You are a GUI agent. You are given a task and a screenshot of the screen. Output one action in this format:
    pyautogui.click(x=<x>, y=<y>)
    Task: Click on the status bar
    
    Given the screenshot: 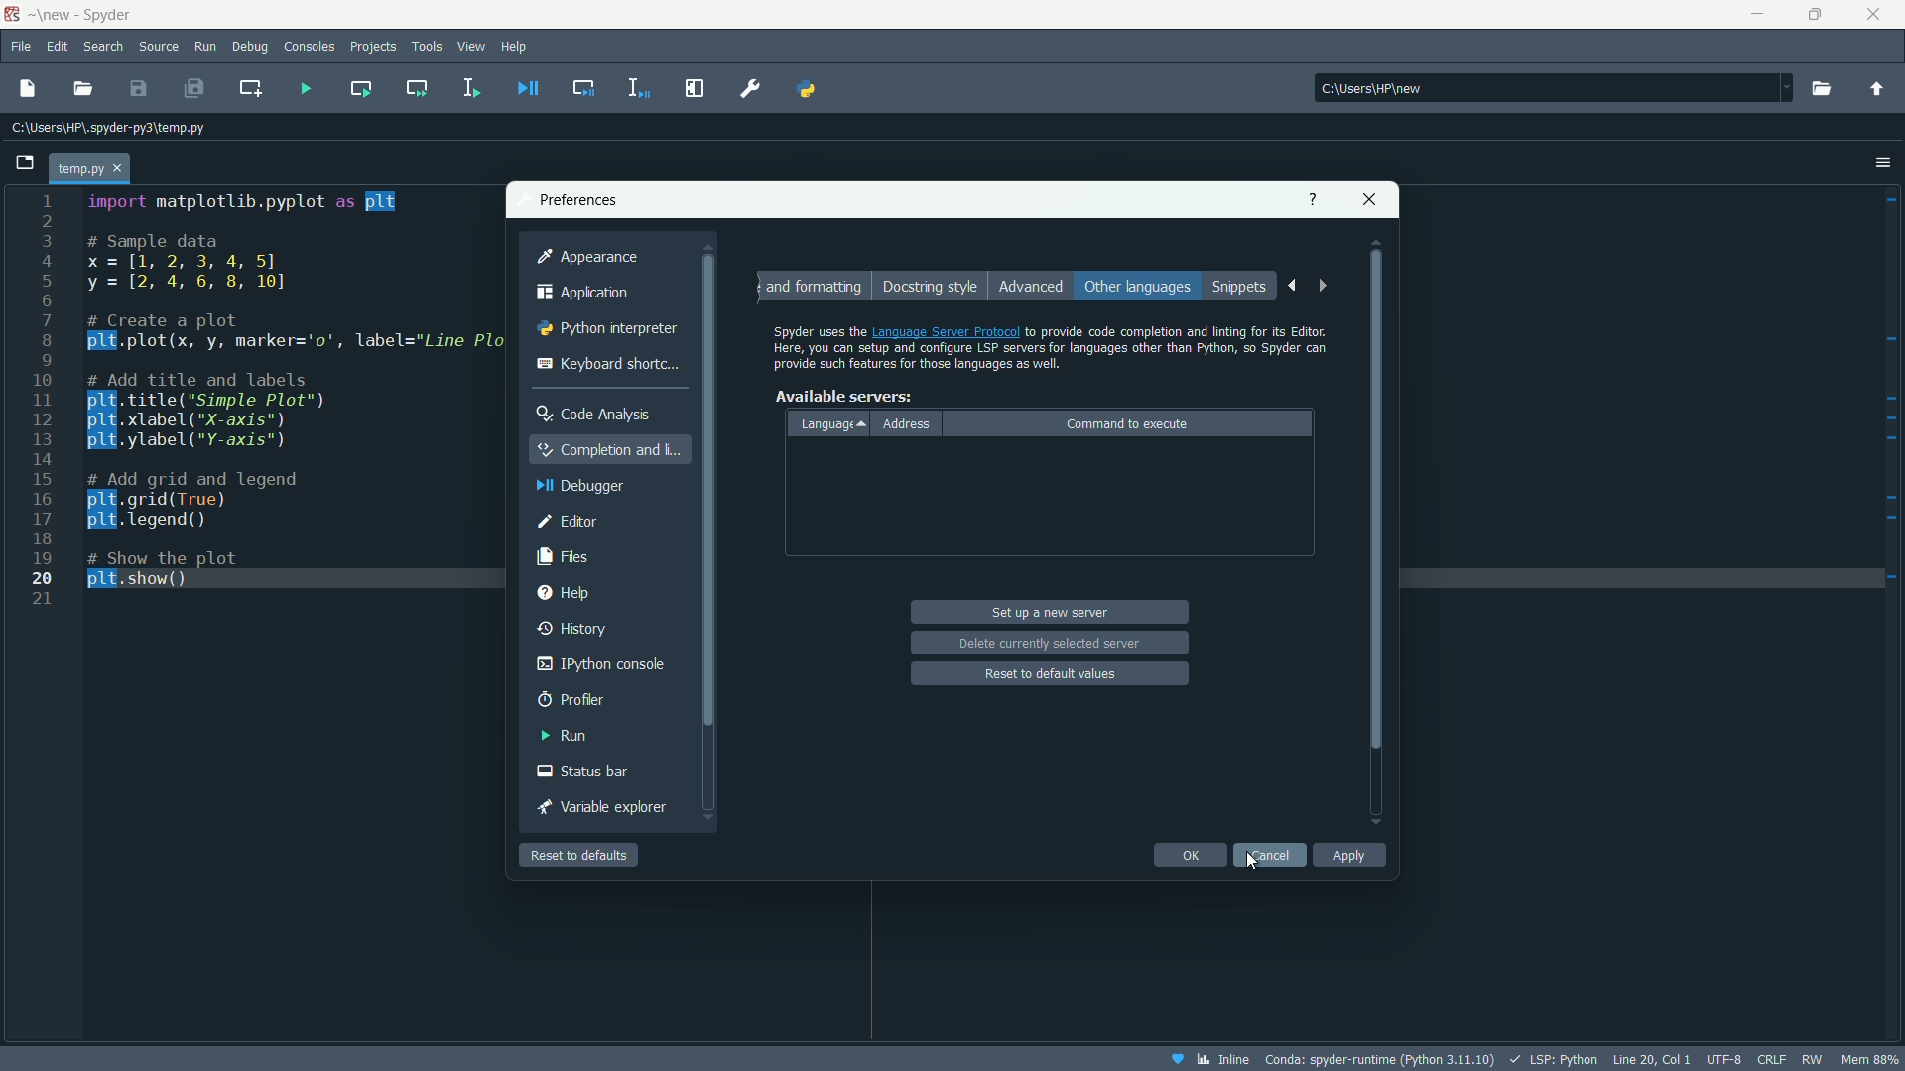 What is the action you would take?
    pyautogui.click(x=585, y=772)
    